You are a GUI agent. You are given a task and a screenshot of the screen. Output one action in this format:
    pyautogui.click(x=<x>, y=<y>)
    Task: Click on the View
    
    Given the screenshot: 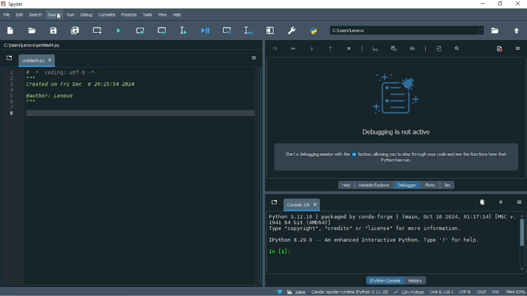 What is the action you would take?
    pyautogui.click(x=162, y=14)
    